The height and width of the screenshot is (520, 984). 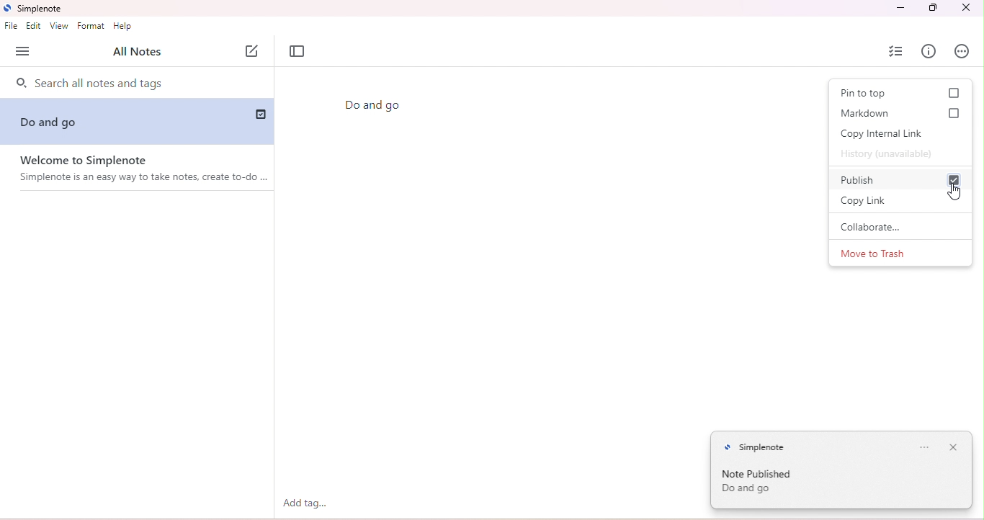 I want to click on file, so click(x=11, y=27).